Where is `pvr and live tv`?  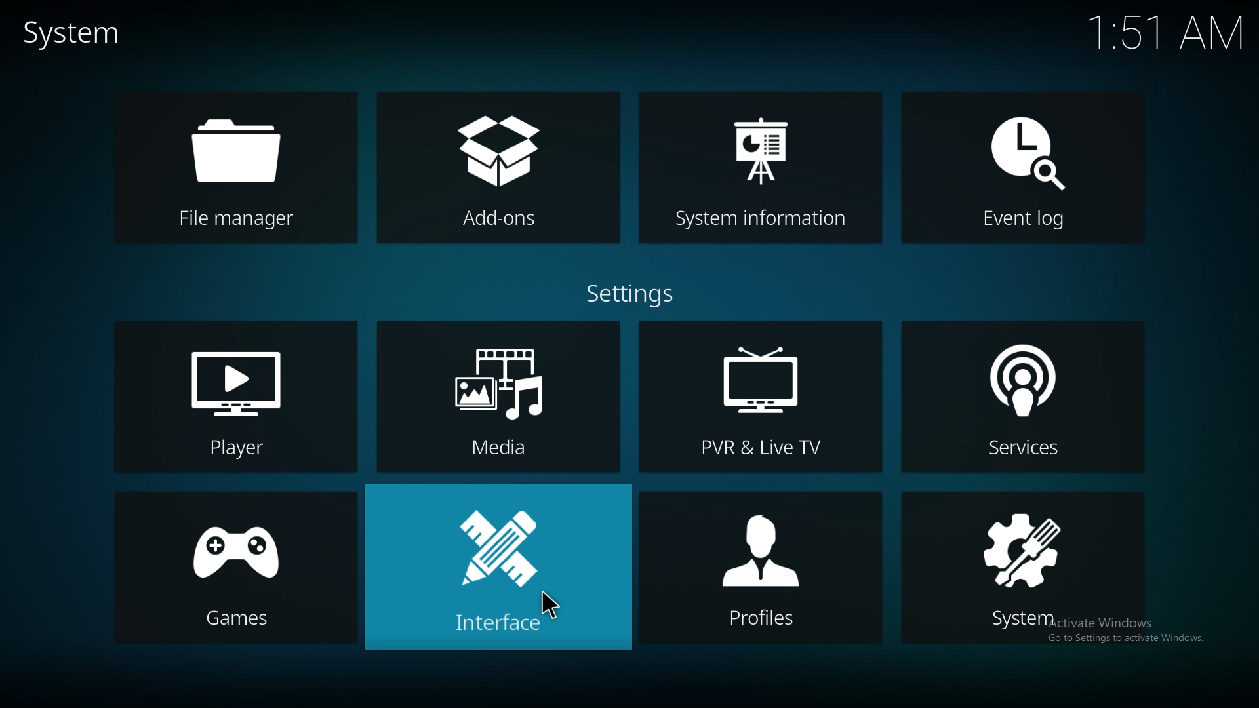
pvr and live tv is located at coordinates (761, 398).